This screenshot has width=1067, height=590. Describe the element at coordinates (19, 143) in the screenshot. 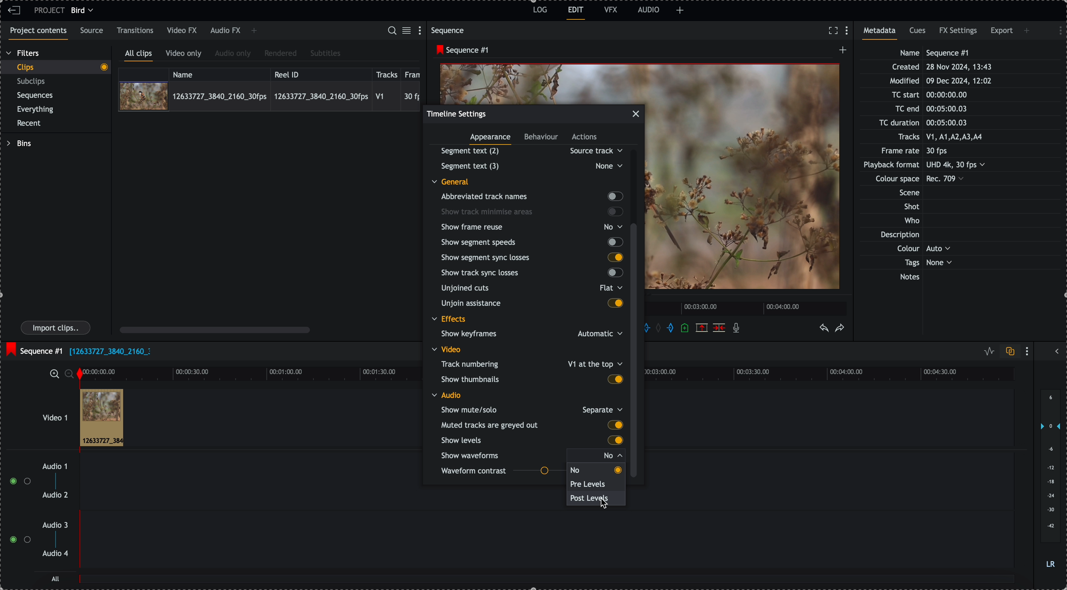

I see `bins` at that location.